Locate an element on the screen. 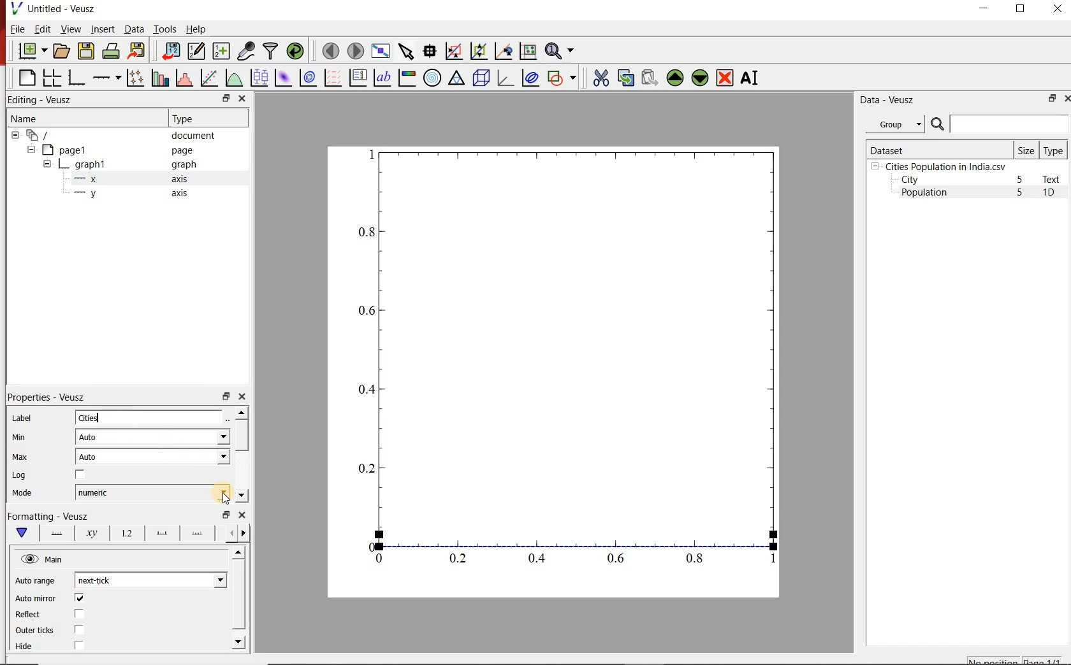  plot key is located at coordinates (357, 78).